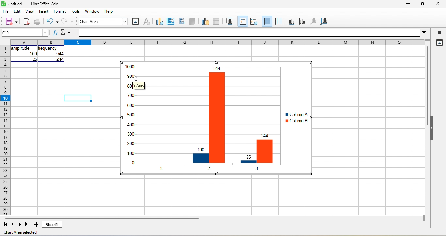 The width and height of the screenshot is (446, 236). Describe the element at coordinates (439, 33) in the screenshot. I see `sidebar settings` at that location.